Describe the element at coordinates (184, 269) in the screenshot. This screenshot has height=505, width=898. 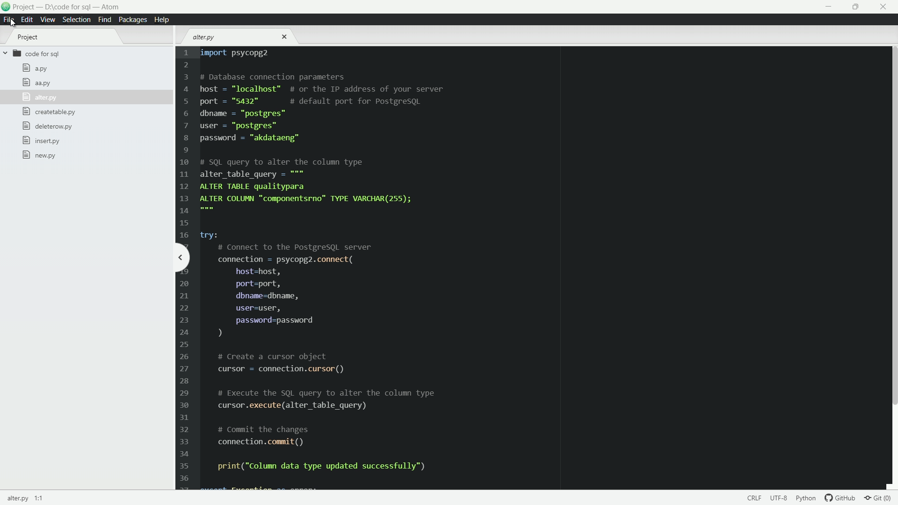
I see `line number` at that location.